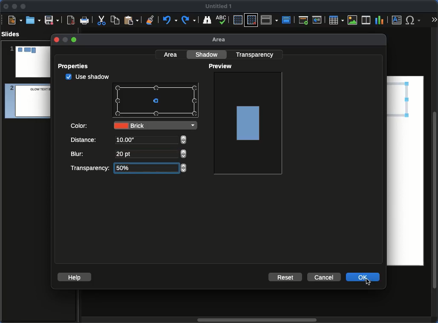 The width and height of the screenshot is (438, 323). Describe the element at coordinates (6, 6) in the screenshot. I see `Close` at that location.